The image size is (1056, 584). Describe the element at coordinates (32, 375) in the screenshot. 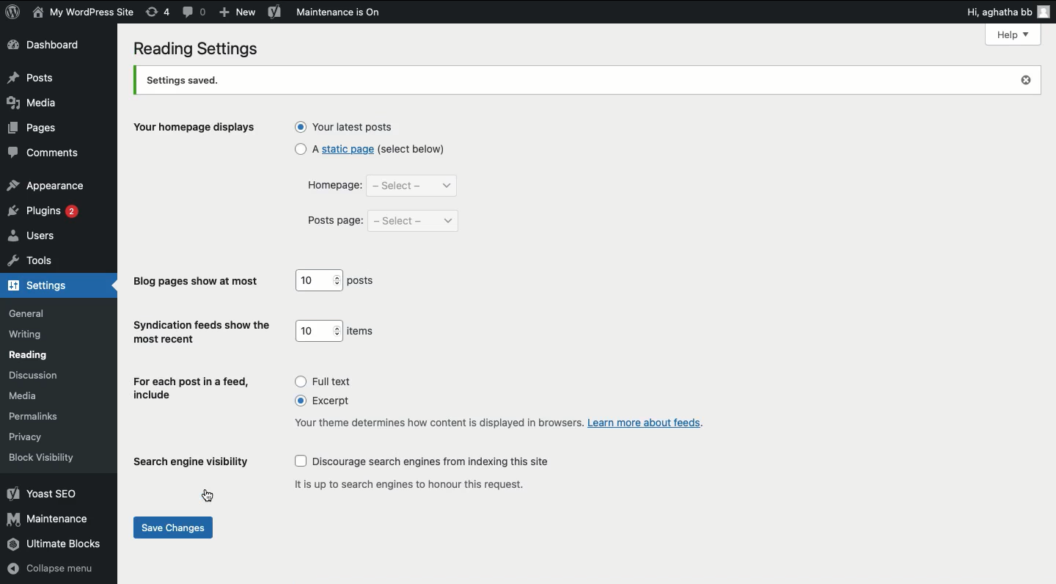

I see `discussion` at that location.